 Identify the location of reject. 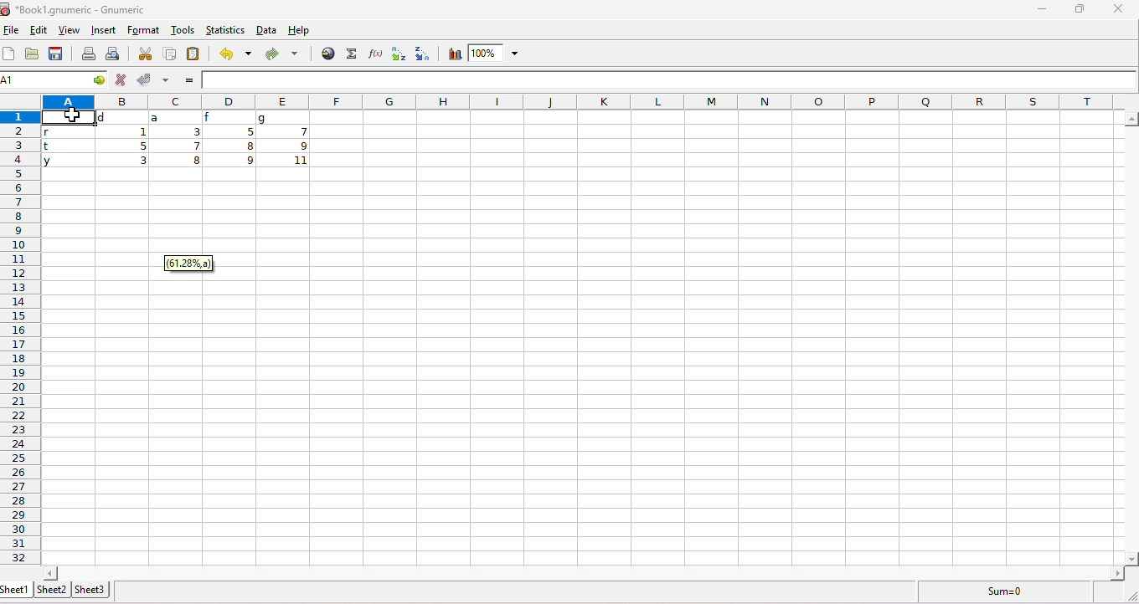
(120, 80).